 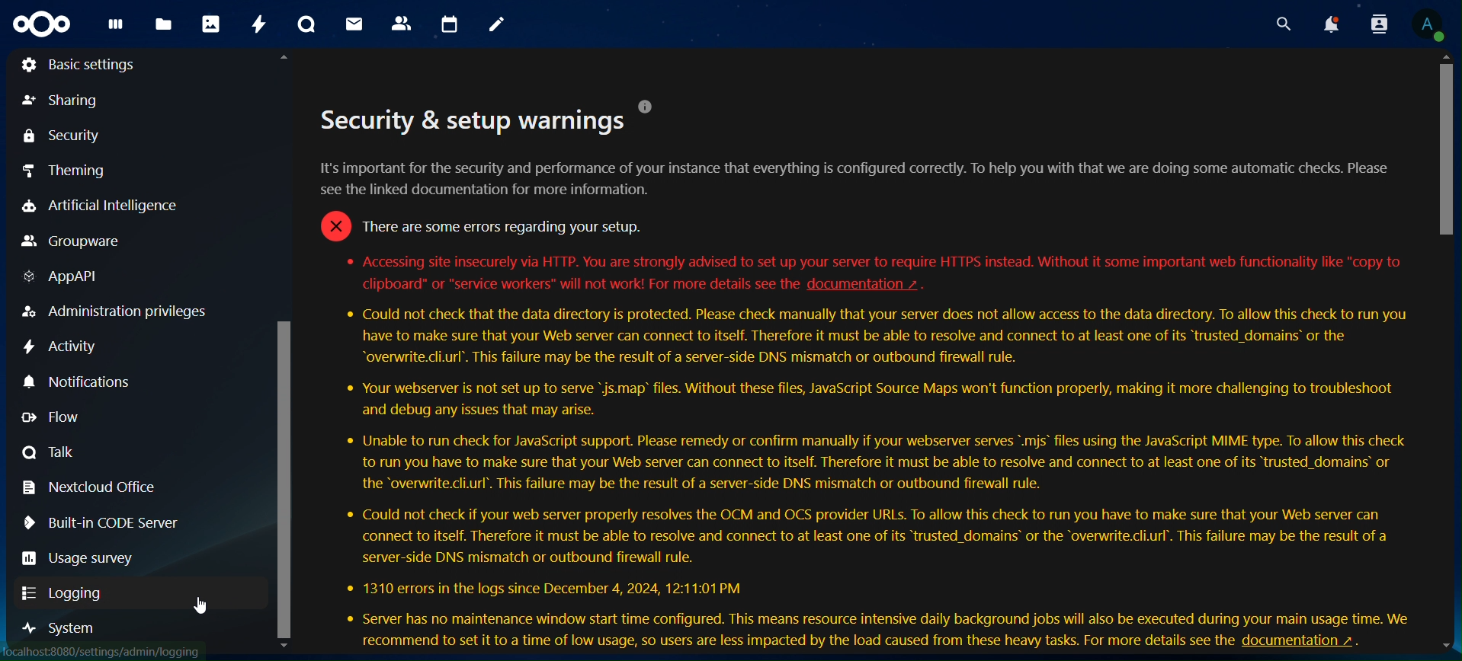 I want to click on artificial intelligence, so click(x=114, y=207).